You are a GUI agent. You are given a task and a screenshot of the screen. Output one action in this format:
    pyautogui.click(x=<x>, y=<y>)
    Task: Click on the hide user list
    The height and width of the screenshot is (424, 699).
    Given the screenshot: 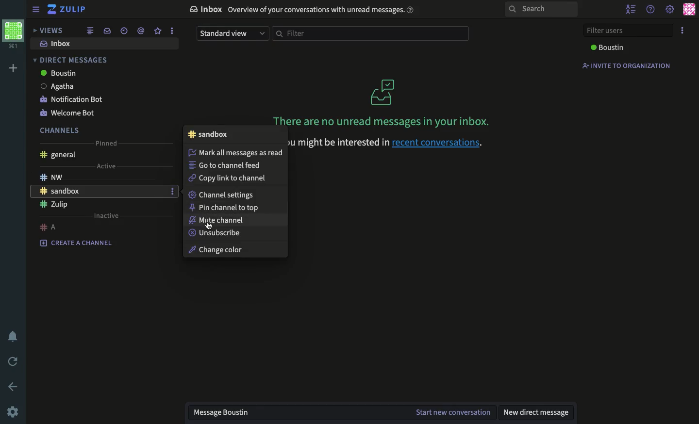 What is the action you would take?
    pyautogui.click(x=632, y=9)
    